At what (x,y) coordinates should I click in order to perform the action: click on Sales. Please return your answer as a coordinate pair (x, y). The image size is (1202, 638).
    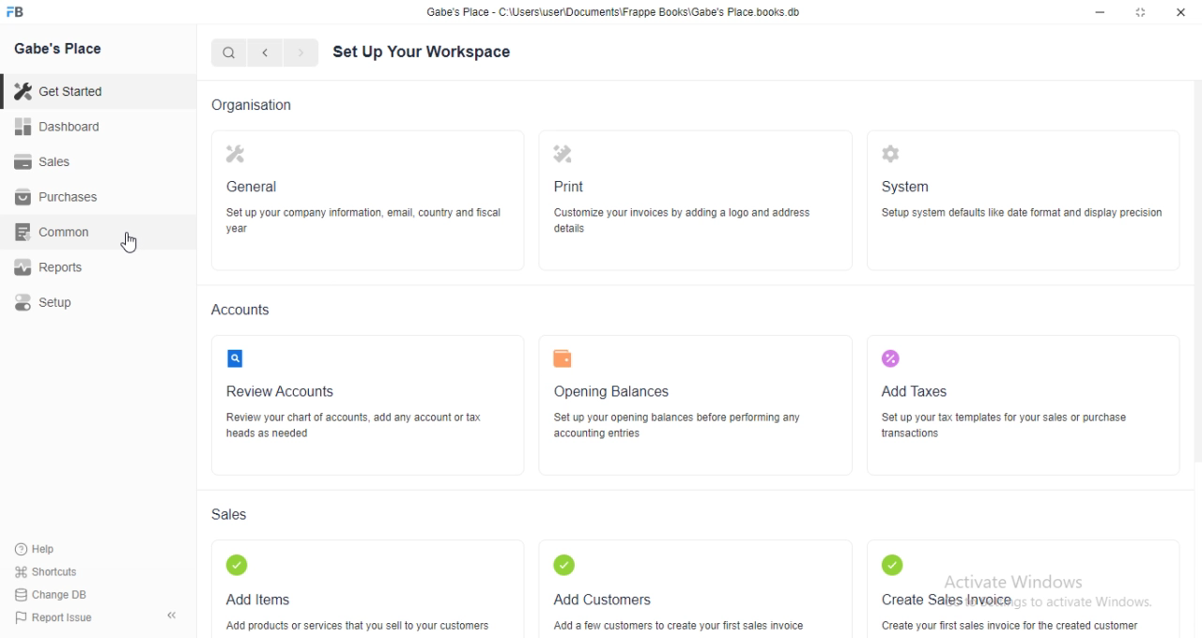
    Looking at the image, I should click on (46, 163).